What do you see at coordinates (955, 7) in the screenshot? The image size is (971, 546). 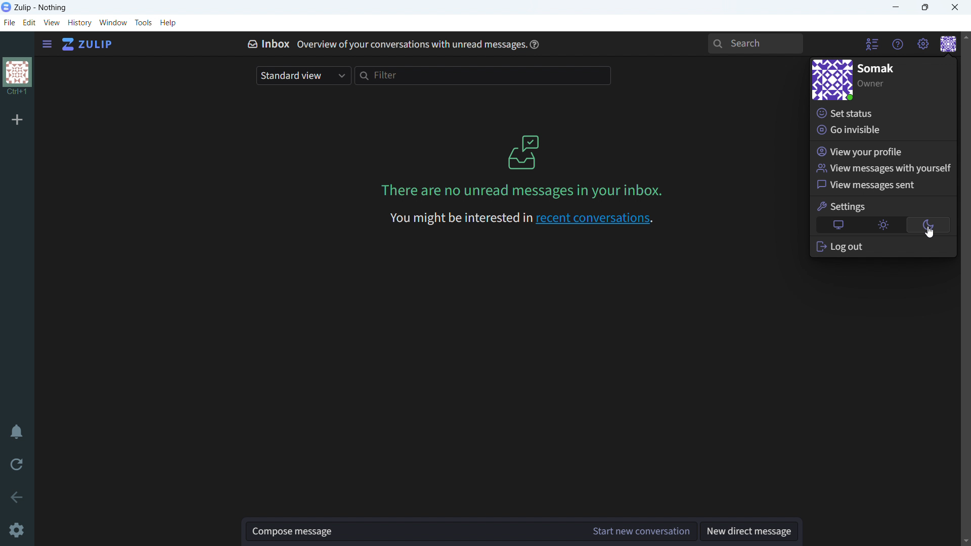 I see `close` at bounding box center [955, 7].